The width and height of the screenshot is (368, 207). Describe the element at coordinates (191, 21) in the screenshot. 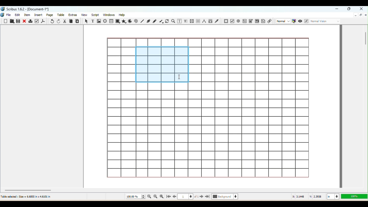

I see `Link text frames` at that location.